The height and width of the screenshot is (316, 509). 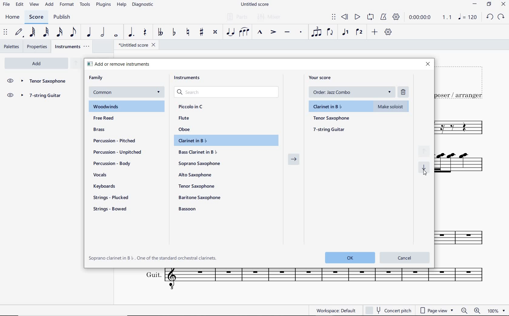 I want to click on TOOLS, so click(x=85, y=4).